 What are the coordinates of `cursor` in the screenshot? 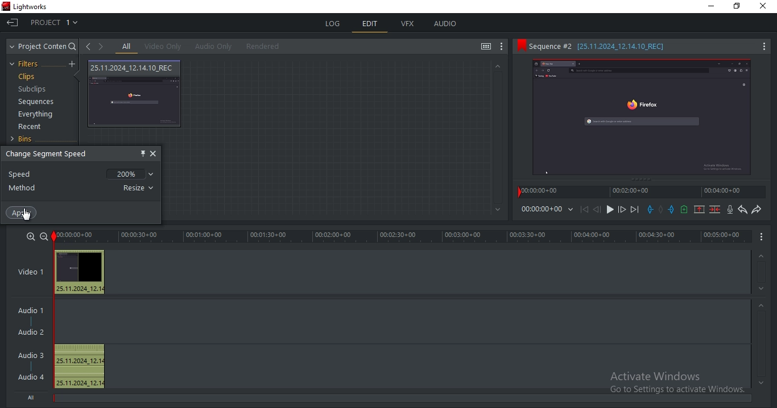 It's located at (25, 215).